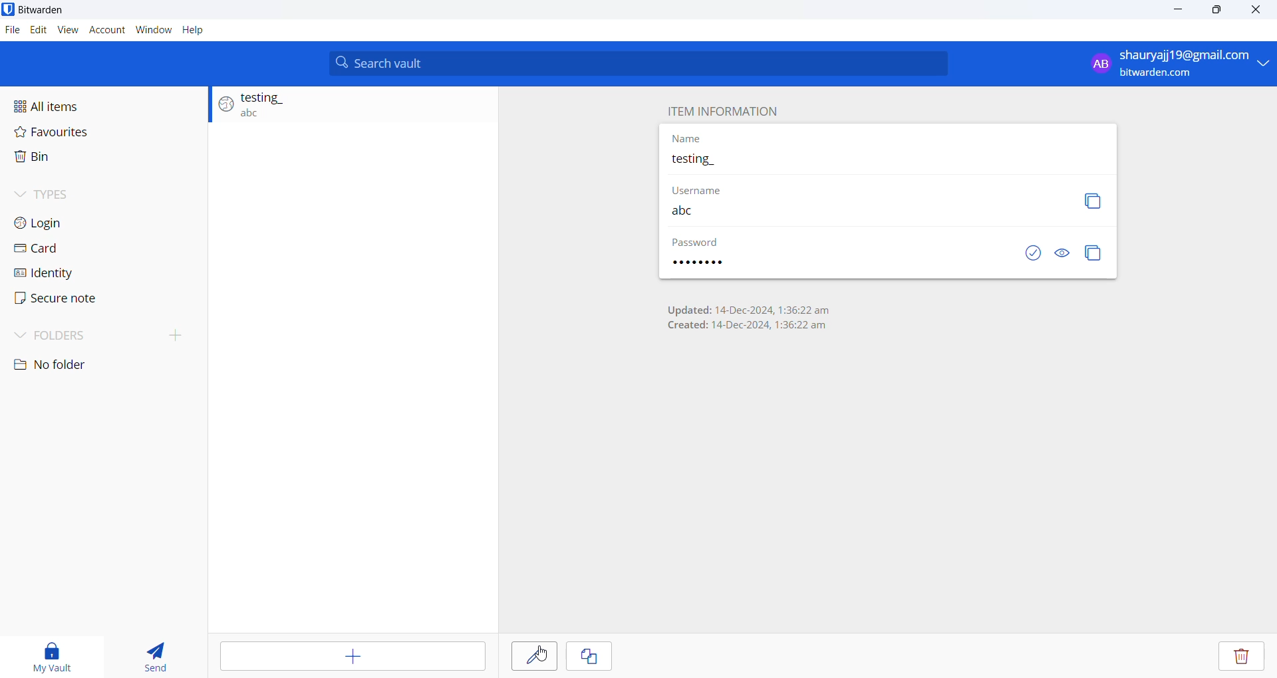  Describe the element at coordinates (534, 661) in the screenshot. I see `Cursor` at that location.